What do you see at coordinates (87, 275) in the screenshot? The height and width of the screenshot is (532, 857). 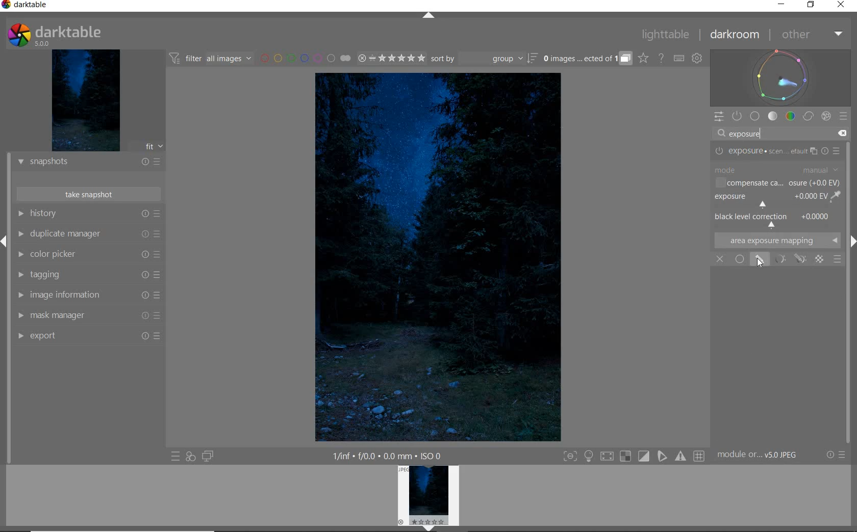 I see `TAGGING` at bounding box center [87, 275].